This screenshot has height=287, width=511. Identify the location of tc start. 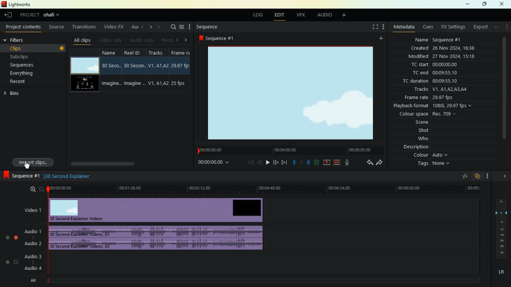
(444, 64).